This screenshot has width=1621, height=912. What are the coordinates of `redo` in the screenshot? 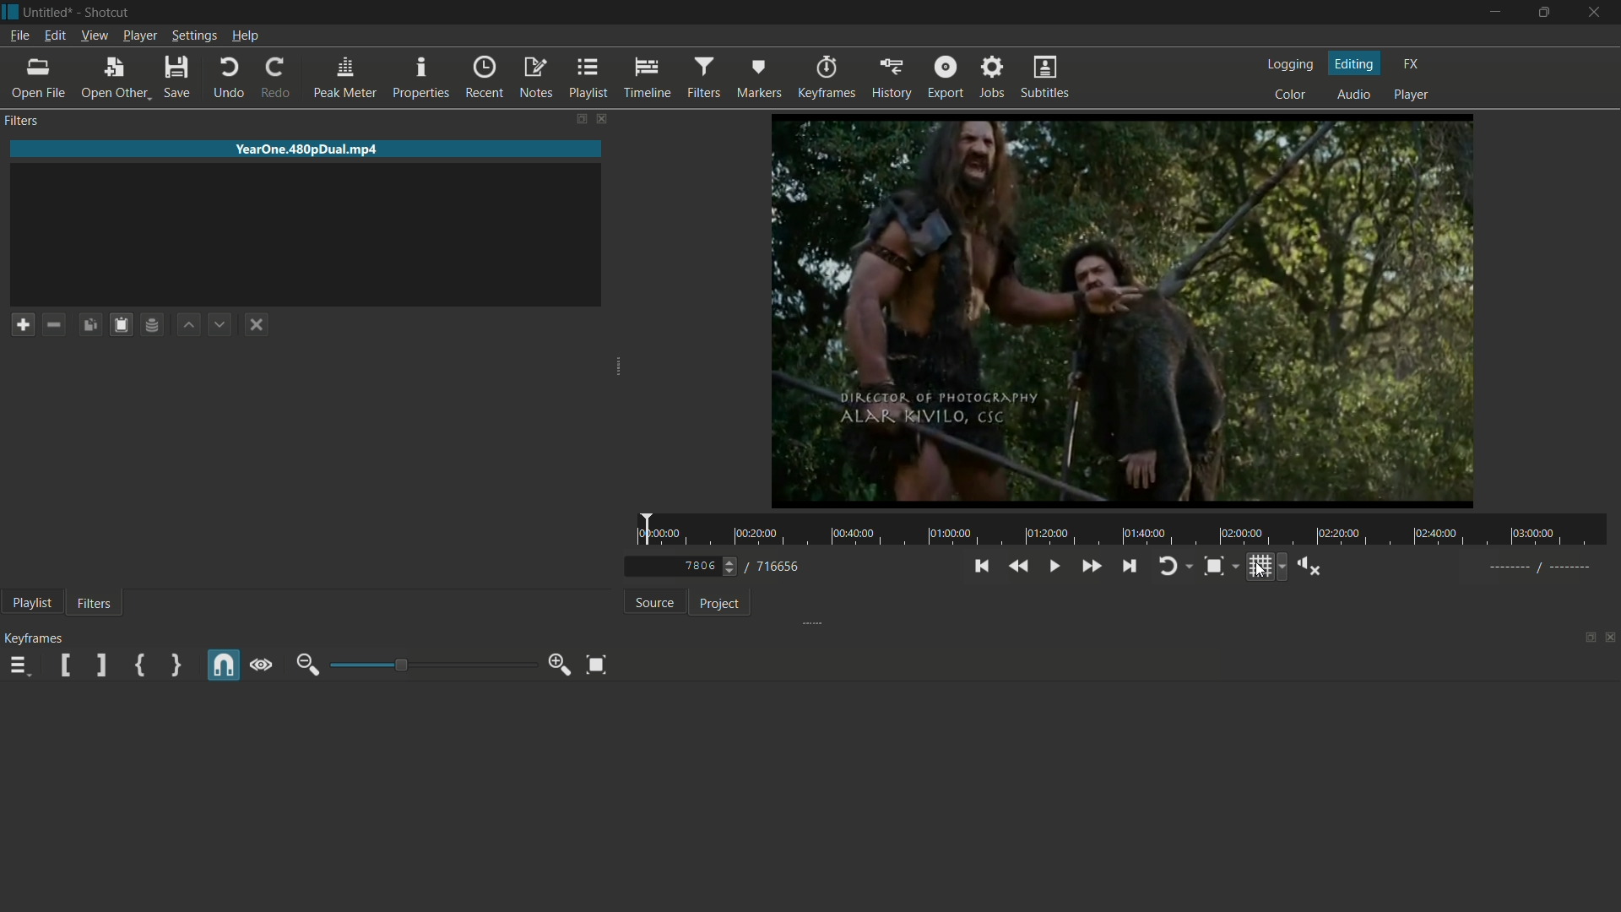 It's located at (276, 76).